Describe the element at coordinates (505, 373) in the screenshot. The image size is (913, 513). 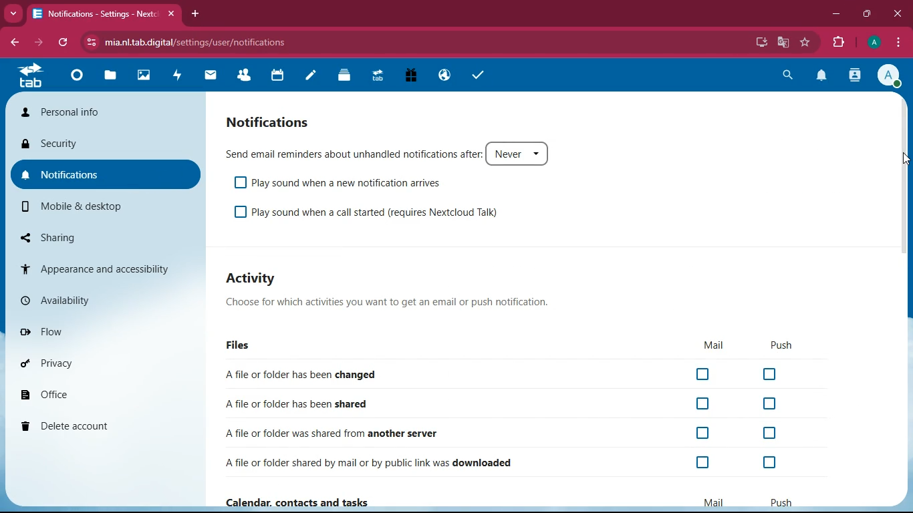
I see `A file or folder has been changed` at that location.